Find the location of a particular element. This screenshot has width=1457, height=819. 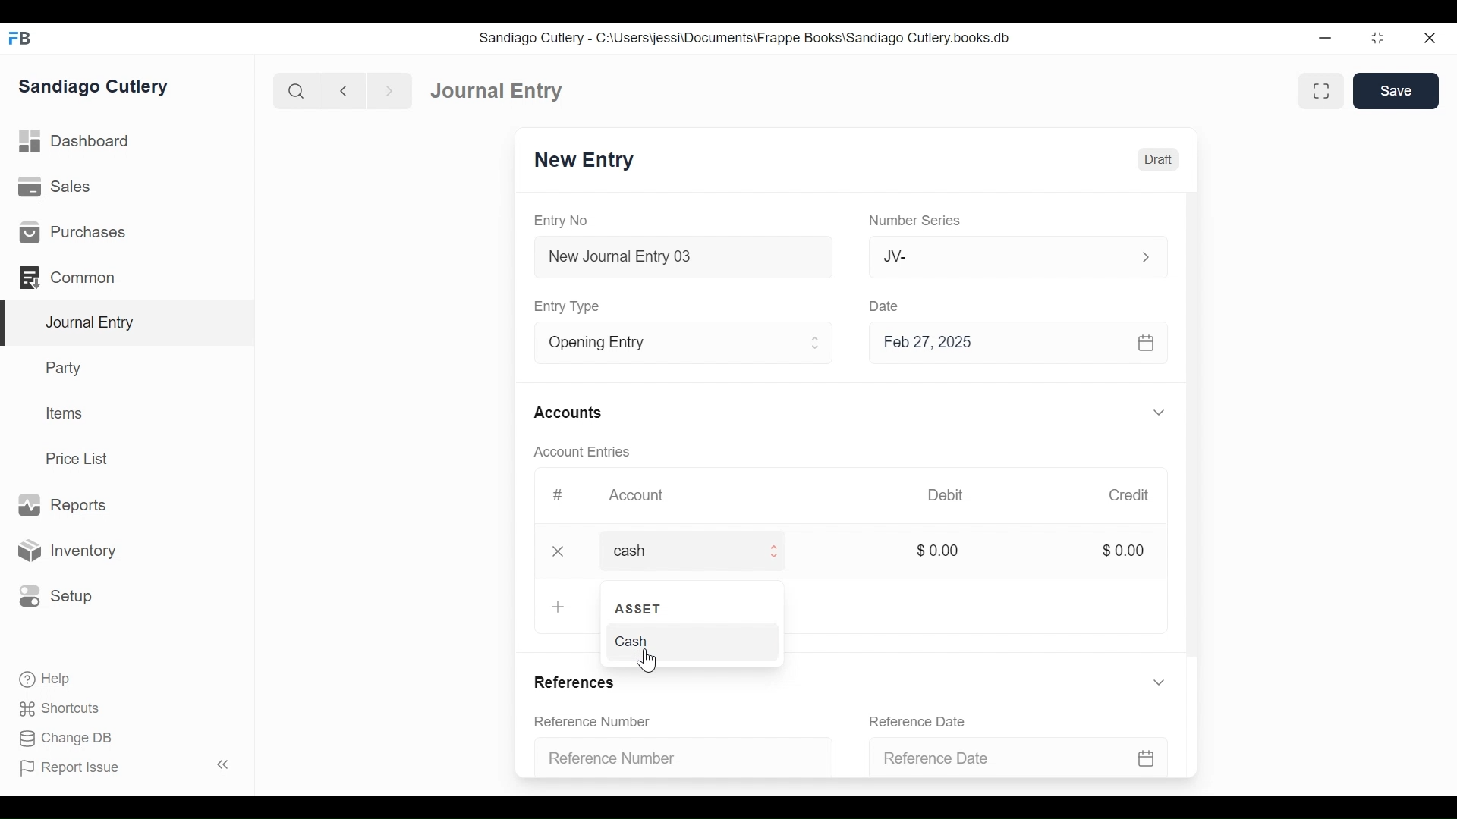

Expand is located at coordinates (817, 344).